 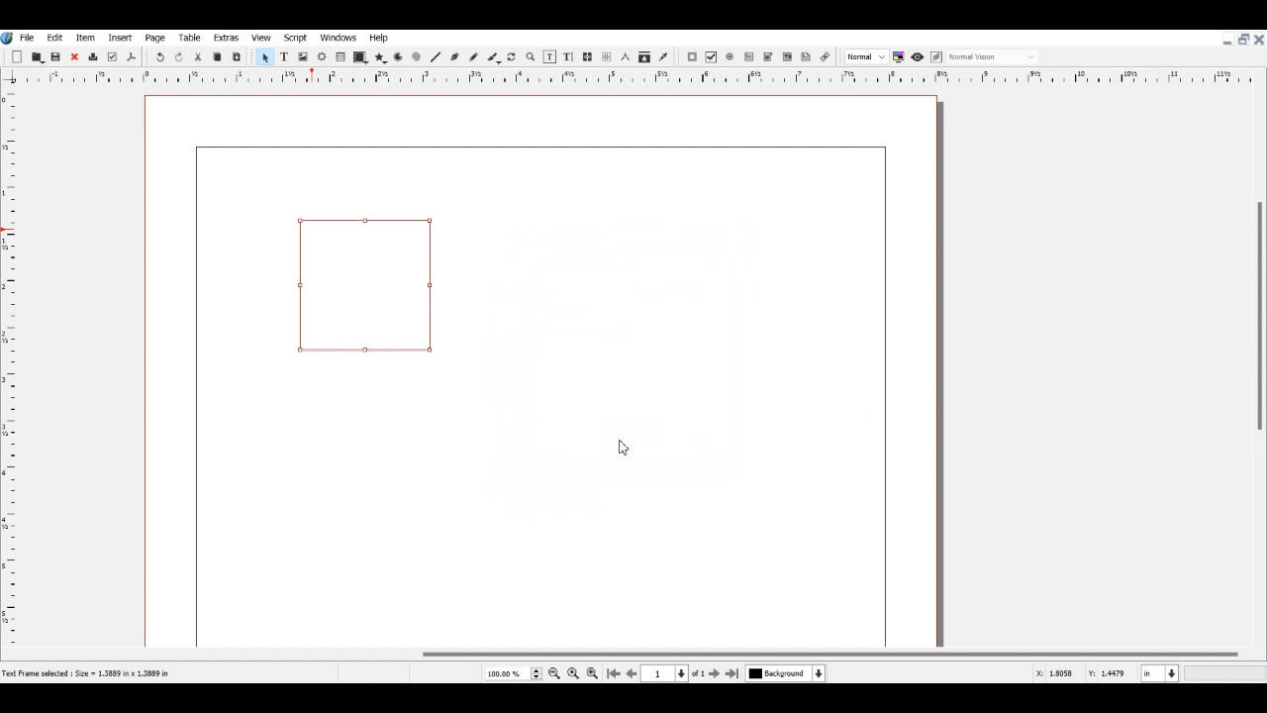 What do you see at coordinates (787, 57) in the screenshot?
I see `PDF List Box` at bounding box center [787, 57].